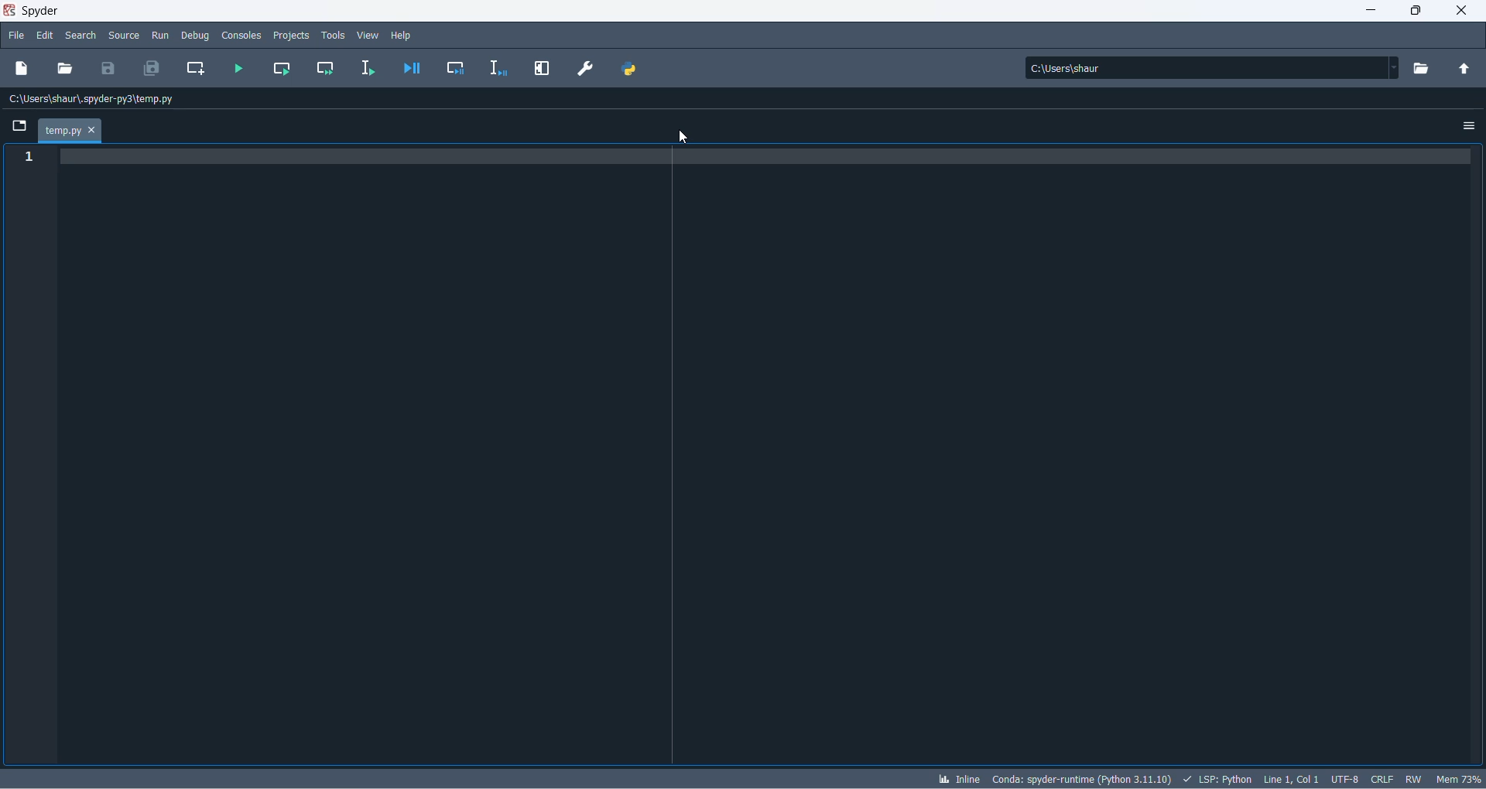 Image resolution: width=1486 pixels, height=789 pixels. I want to click on debug cell, so click(457, 69).